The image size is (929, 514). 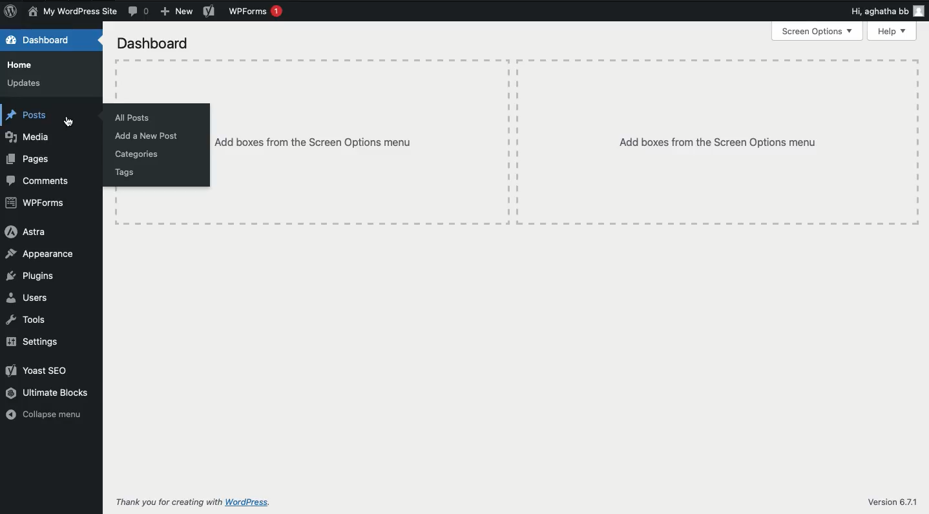 I want to click on Add boxes from the screen options menu, so click(x=718, y=142).